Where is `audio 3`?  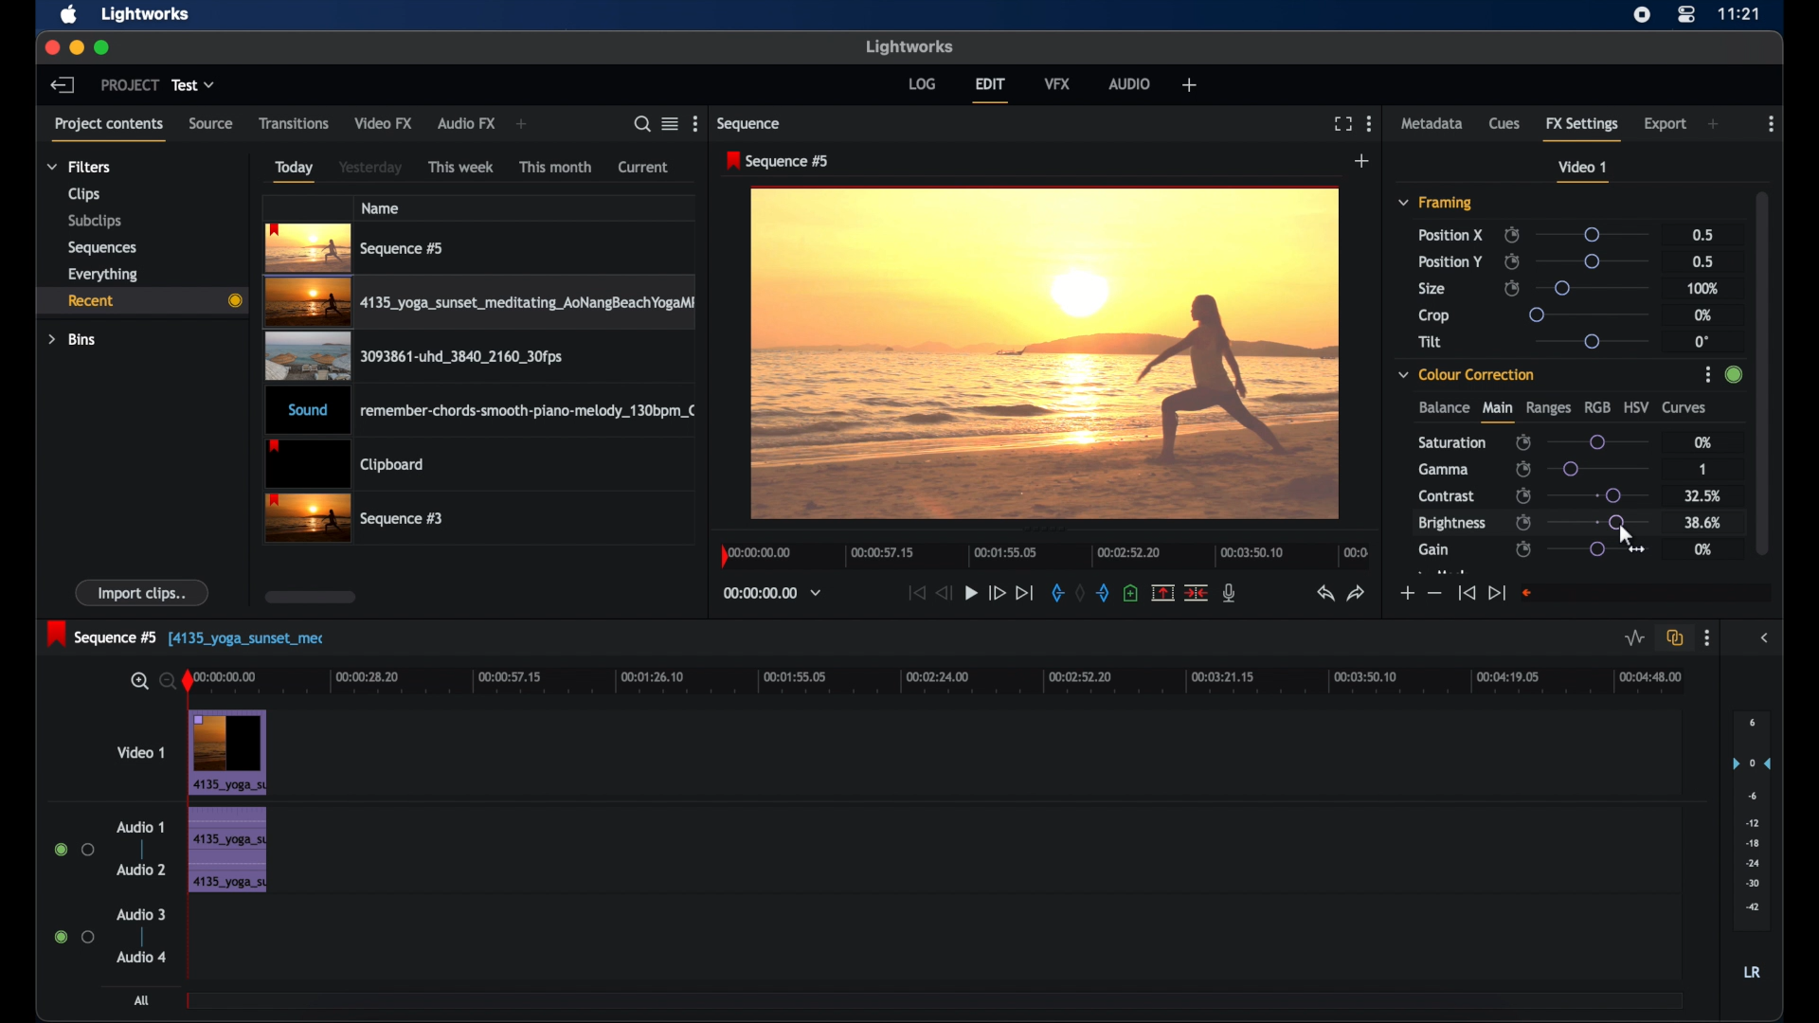
audio 3 is located at coordinates (142, 915).